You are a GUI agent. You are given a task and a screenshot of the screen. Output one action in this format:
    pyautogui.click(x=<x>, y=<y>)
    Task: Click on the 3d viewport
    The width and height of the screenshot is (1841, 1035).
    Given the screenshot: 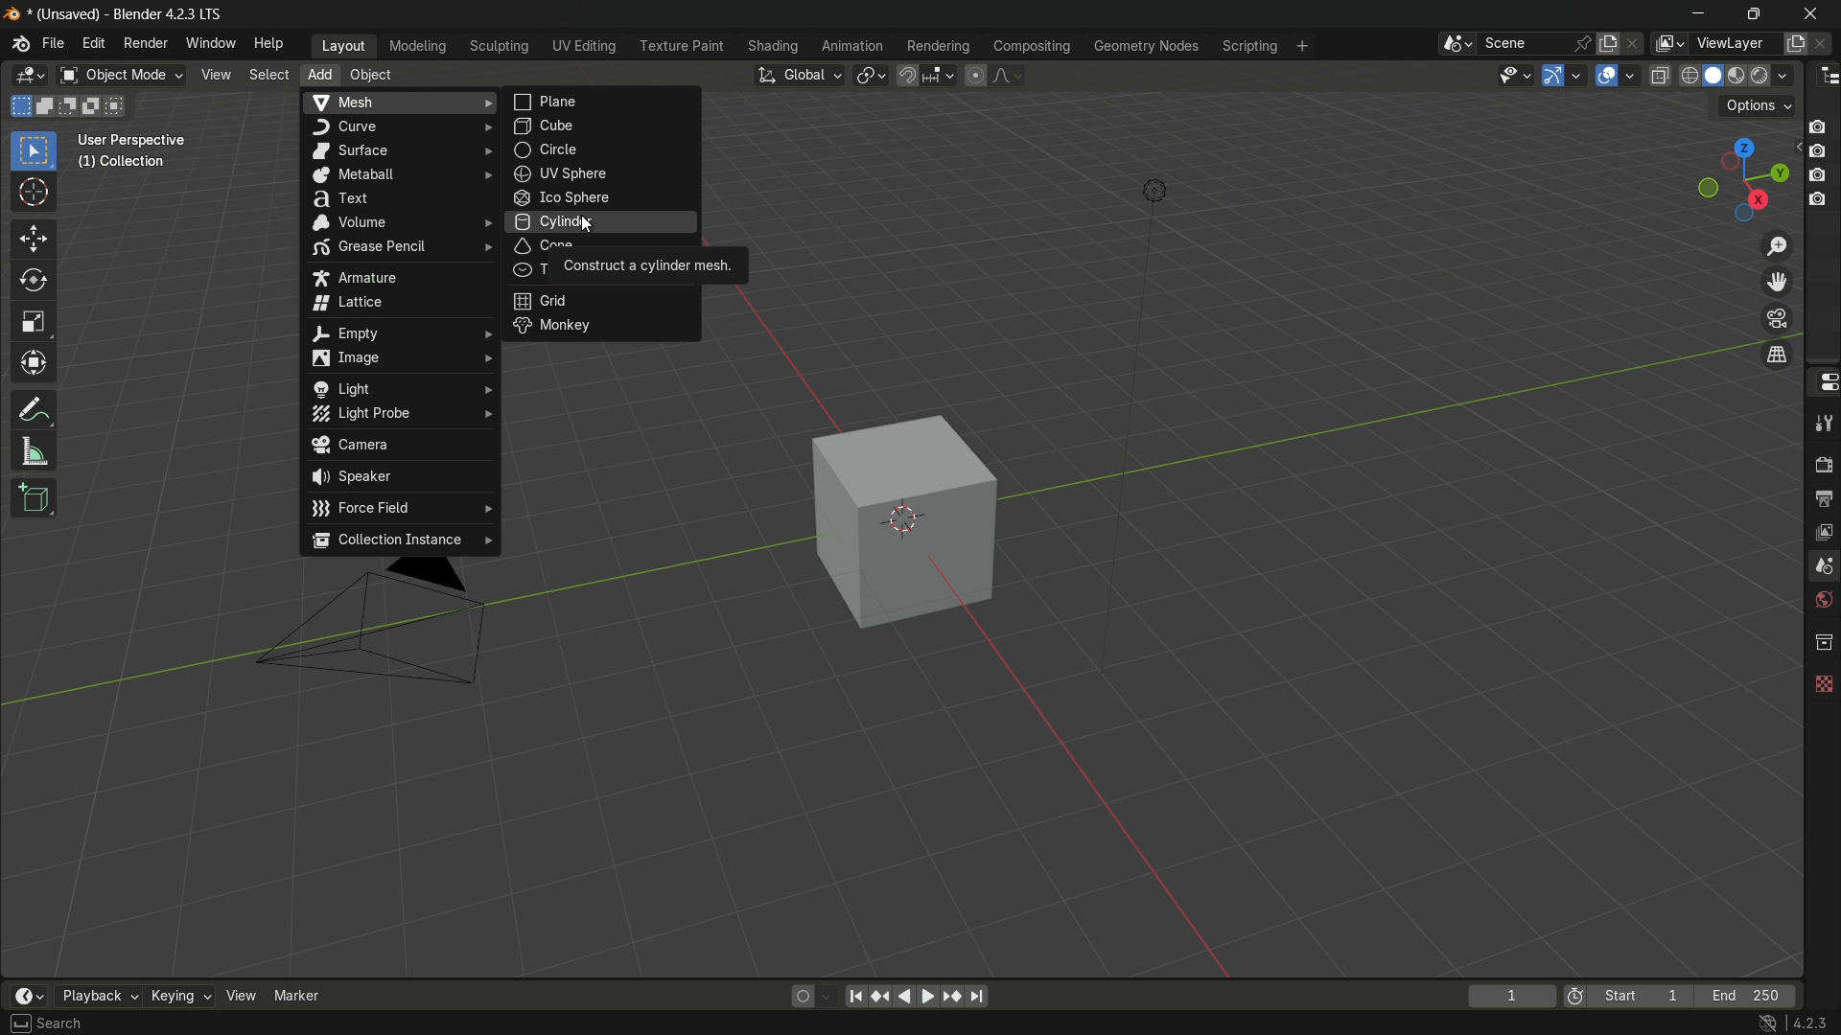 What is the action you would take?
    pyautogui.click(x=29, y=76)
    